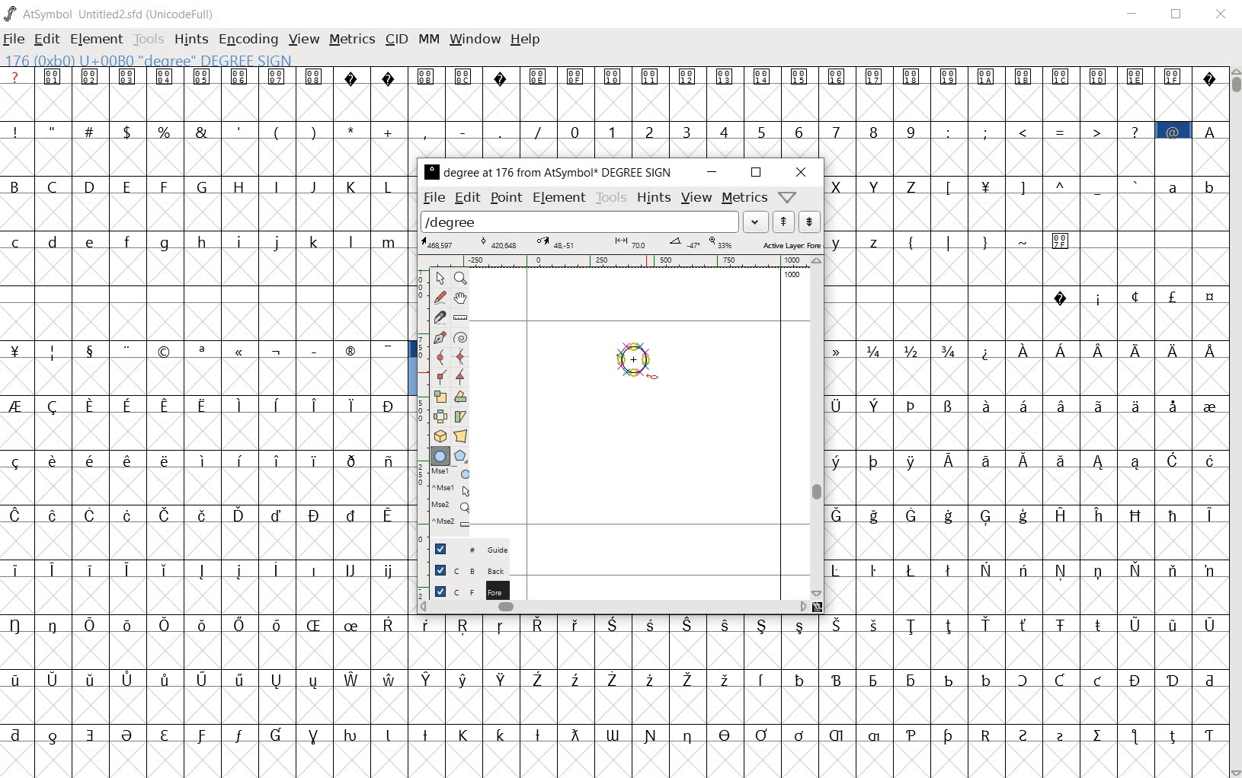  What do you see at coordinates (1023, 595) in the screenshot?
I see `` at bounding box center [1023, 595].